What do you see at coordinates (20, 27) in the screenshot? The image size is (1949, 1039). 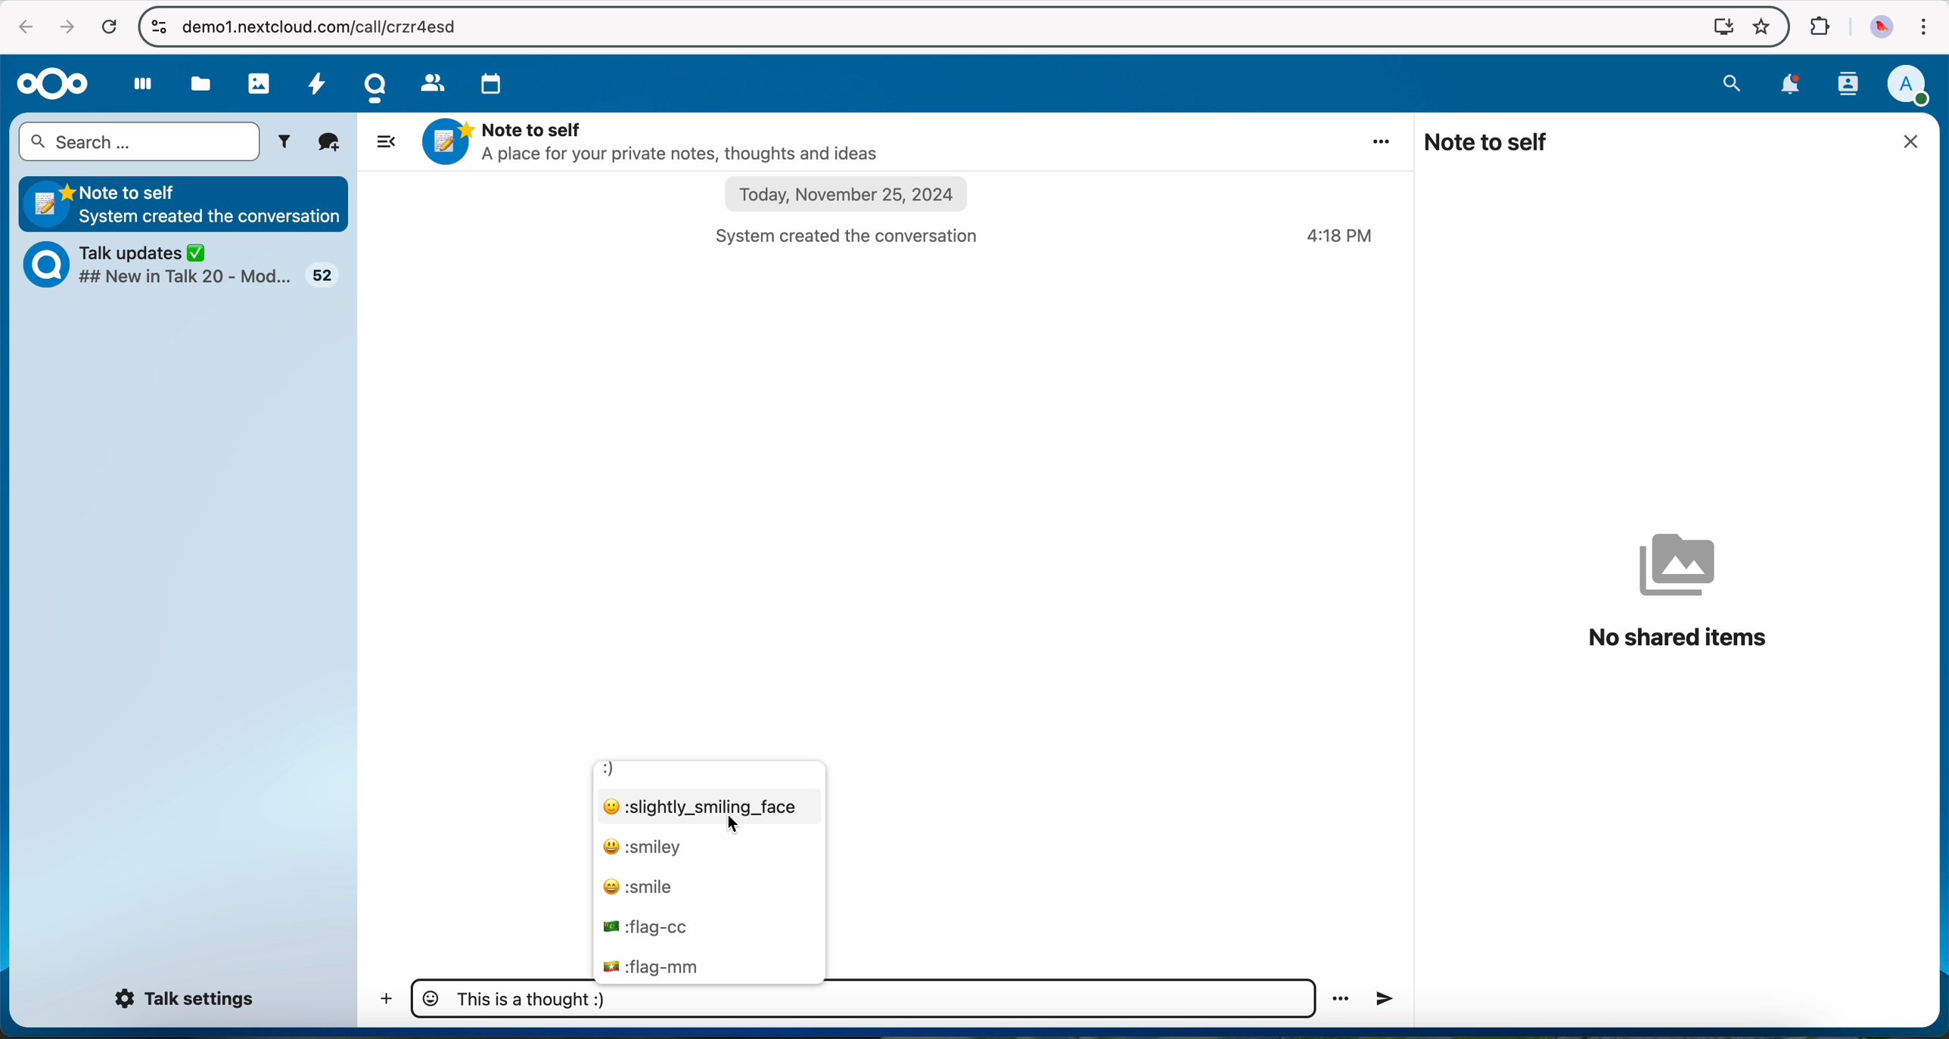 I see `navigate back` at bounding box center [20, 27].